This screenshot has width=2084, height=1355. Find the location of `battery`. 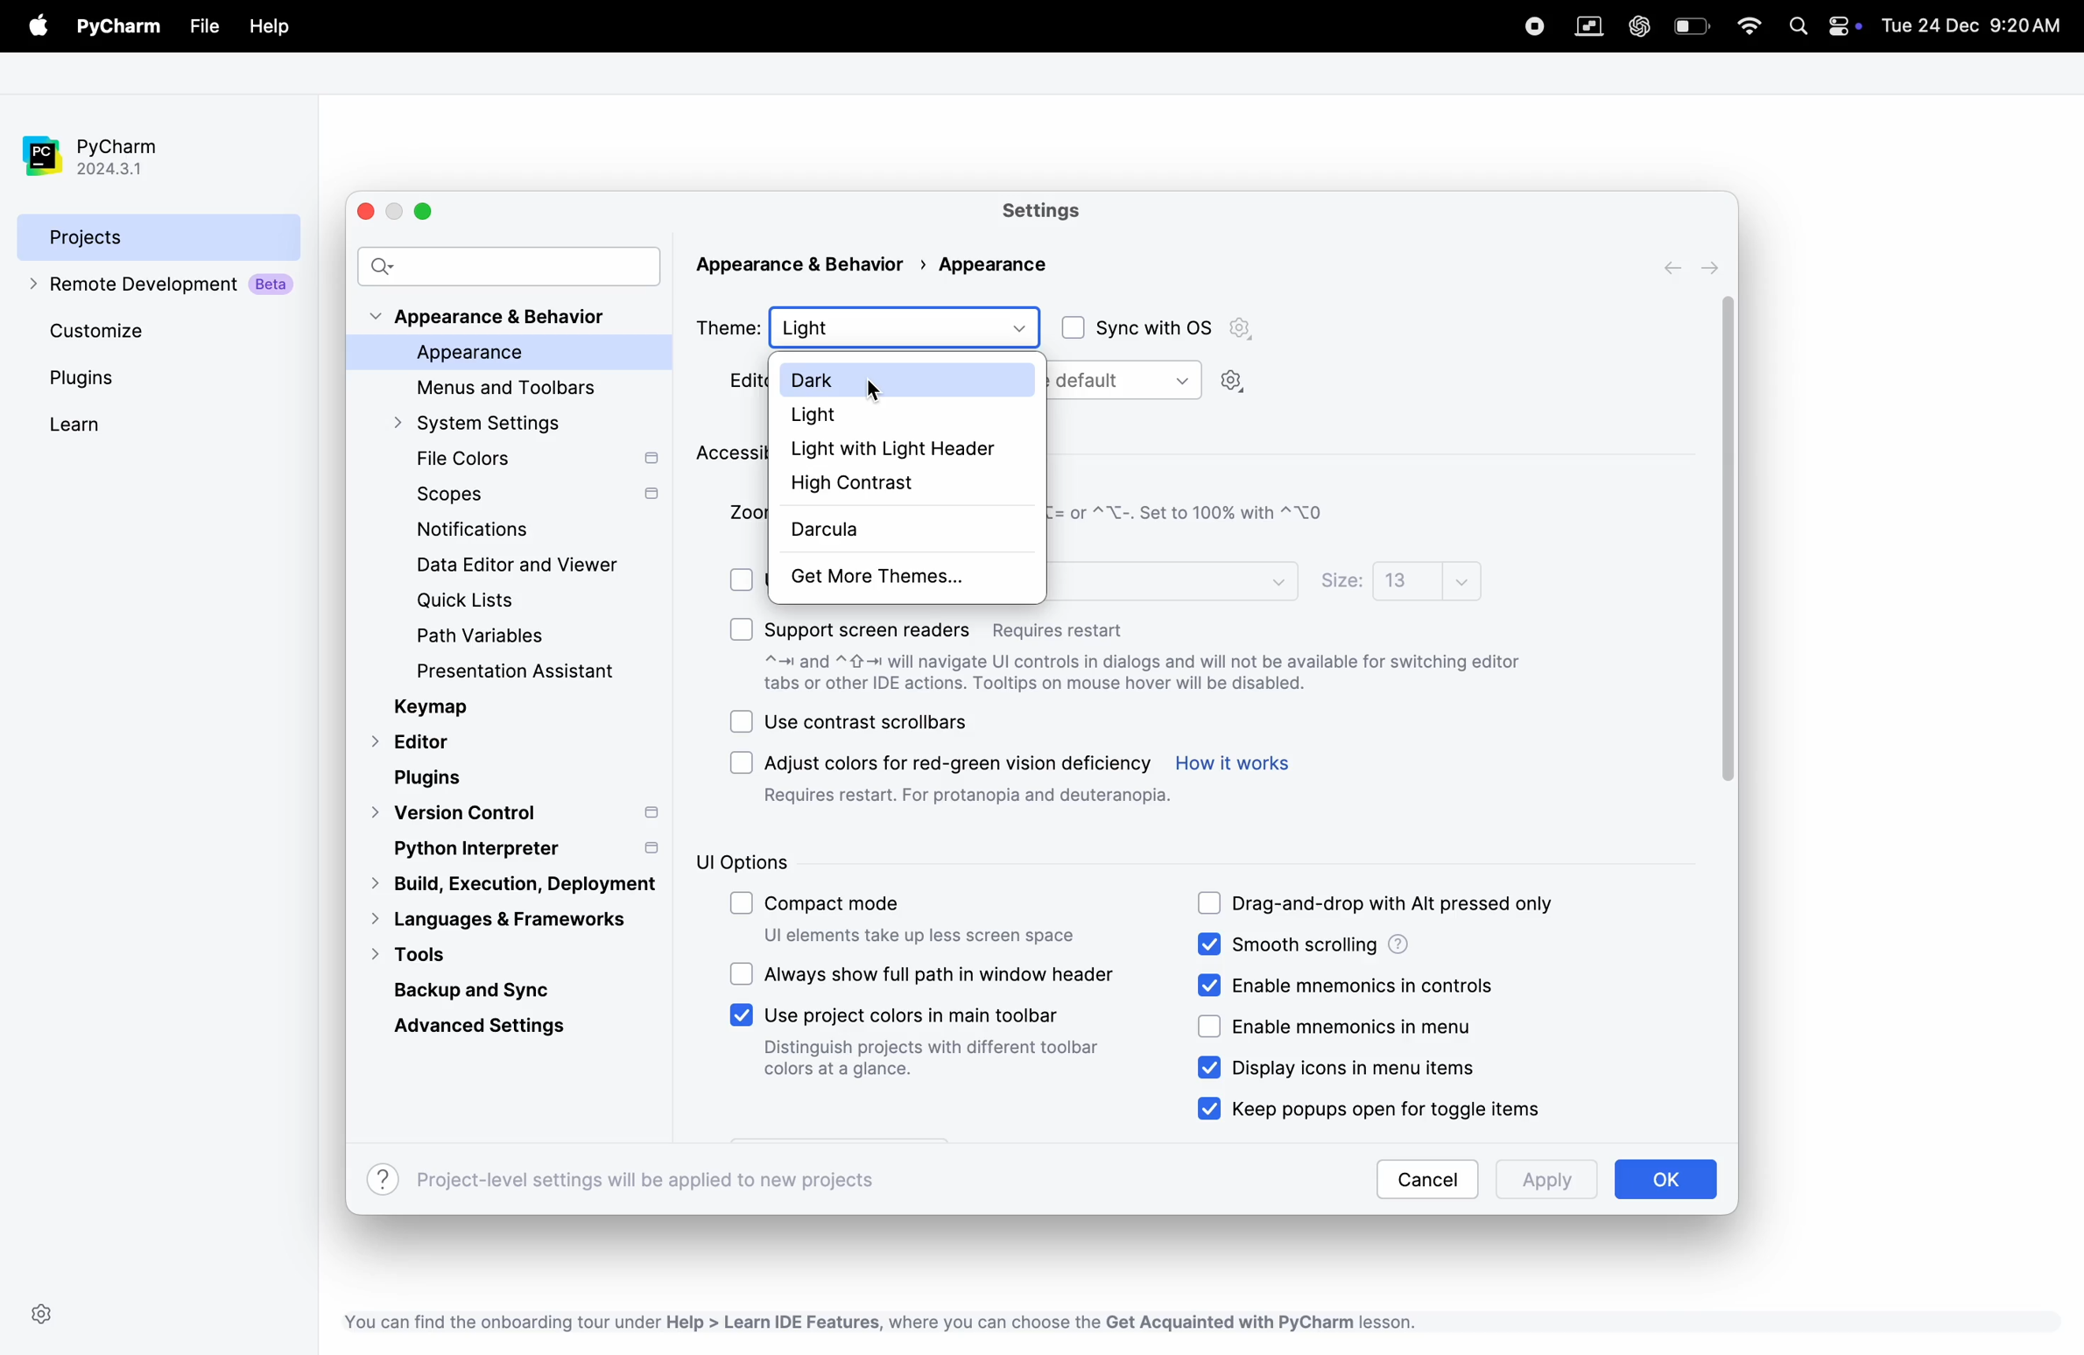

battery is located at coordinates (1693, 25).